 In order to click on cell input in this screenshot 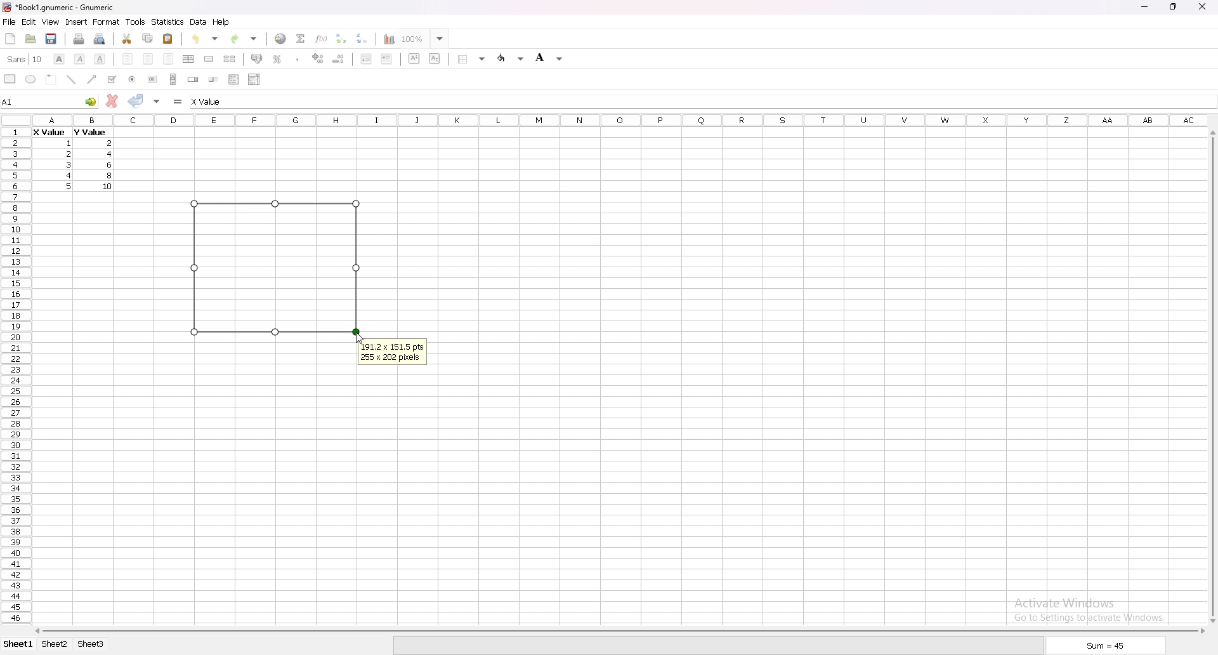, I will do `click(219, 102)`.